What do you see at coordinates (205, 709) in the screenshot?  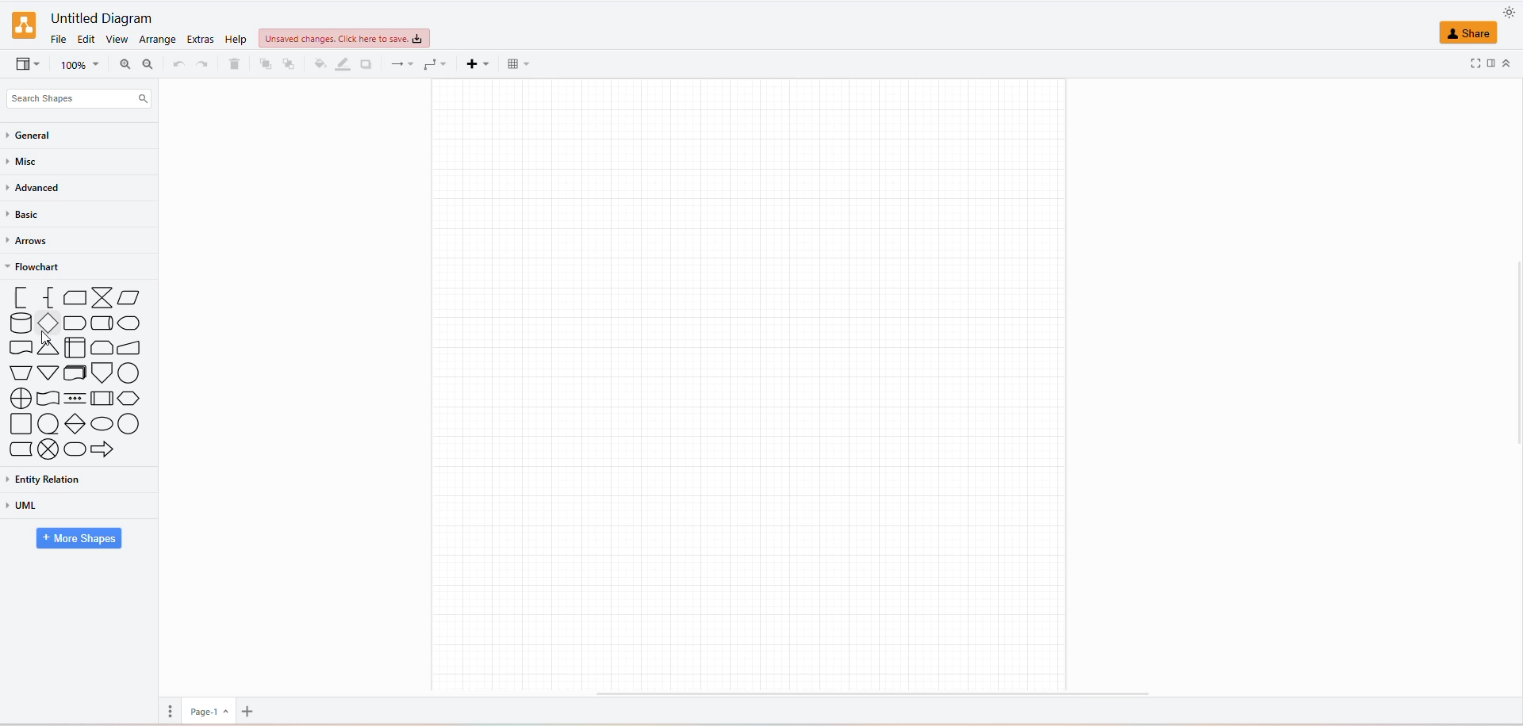 I see `page 1` at bounding box center [205, 709].